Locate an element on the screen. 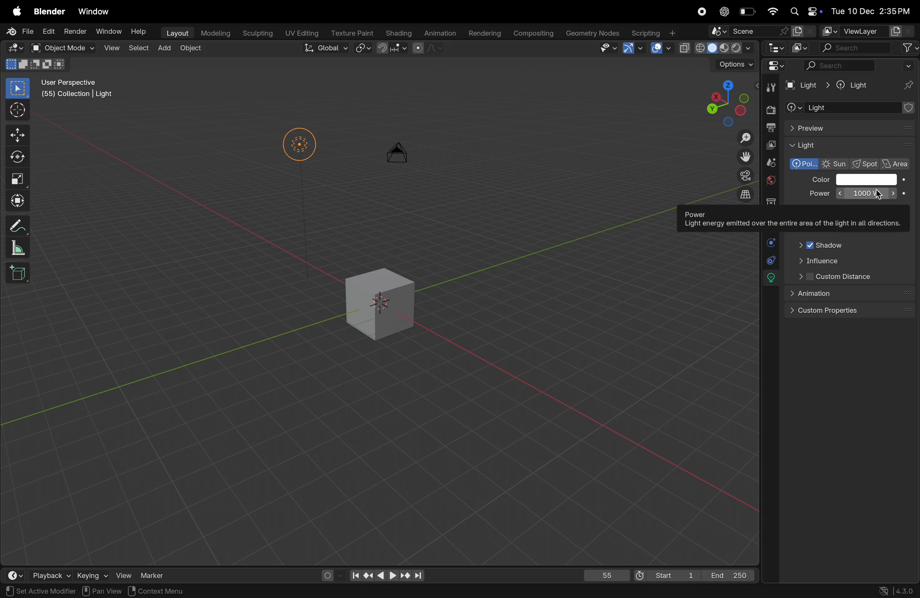 This screenshot has width=920, height=598. spot is located at coordinates (867, 165).